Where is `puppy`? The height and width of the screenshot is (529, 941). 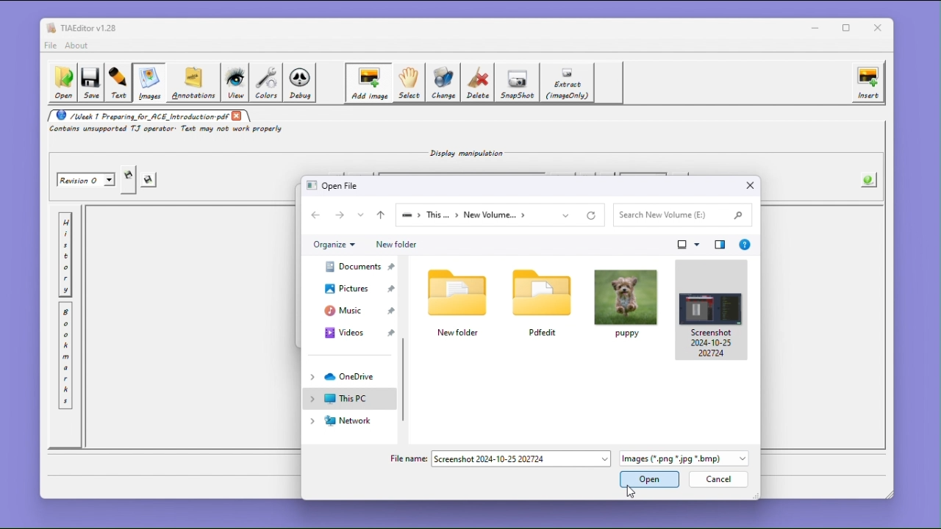 puppy is located at coordinates (626, 303).